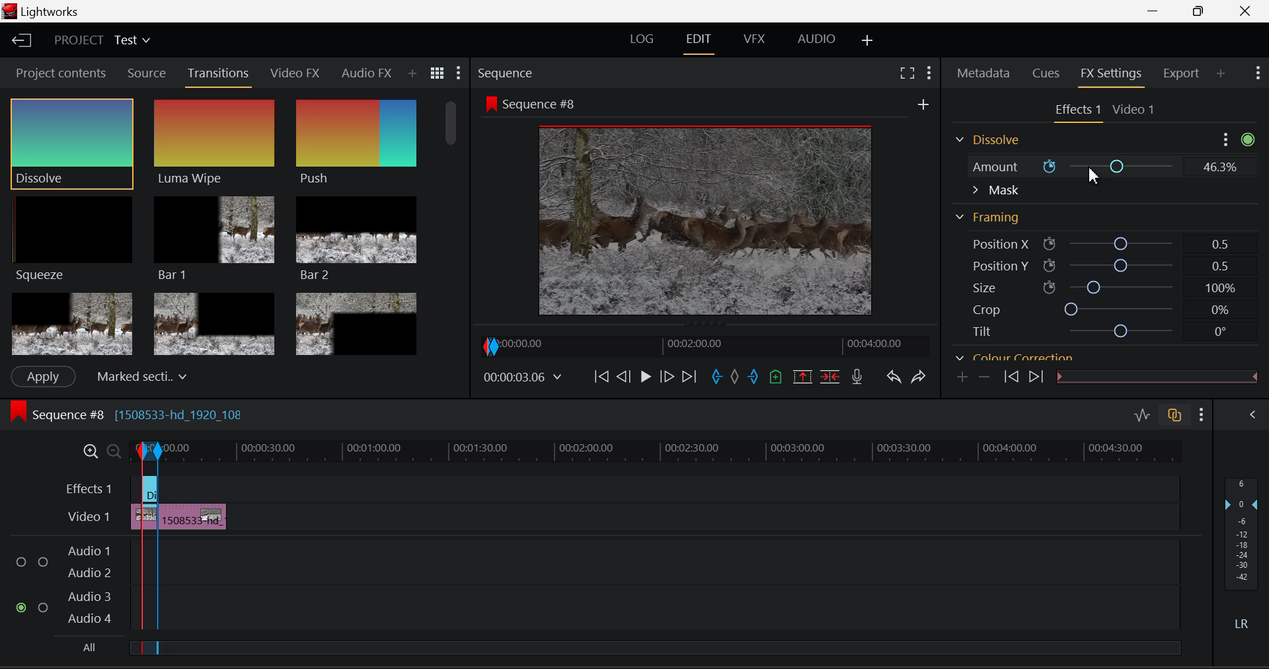  Describe the element at coordinates (454, 224) in the screenshot. I see `Scroll Bar` at that location.